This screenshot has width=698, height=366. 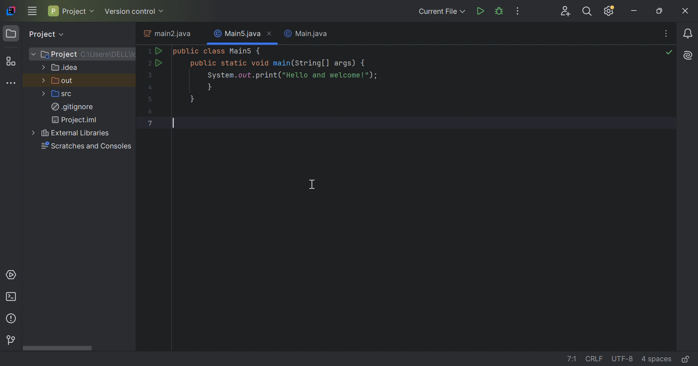 What do you see at coordinates (686, 359) in the screenshot?
I see `Make file read only` at bounding box center [686, 359].